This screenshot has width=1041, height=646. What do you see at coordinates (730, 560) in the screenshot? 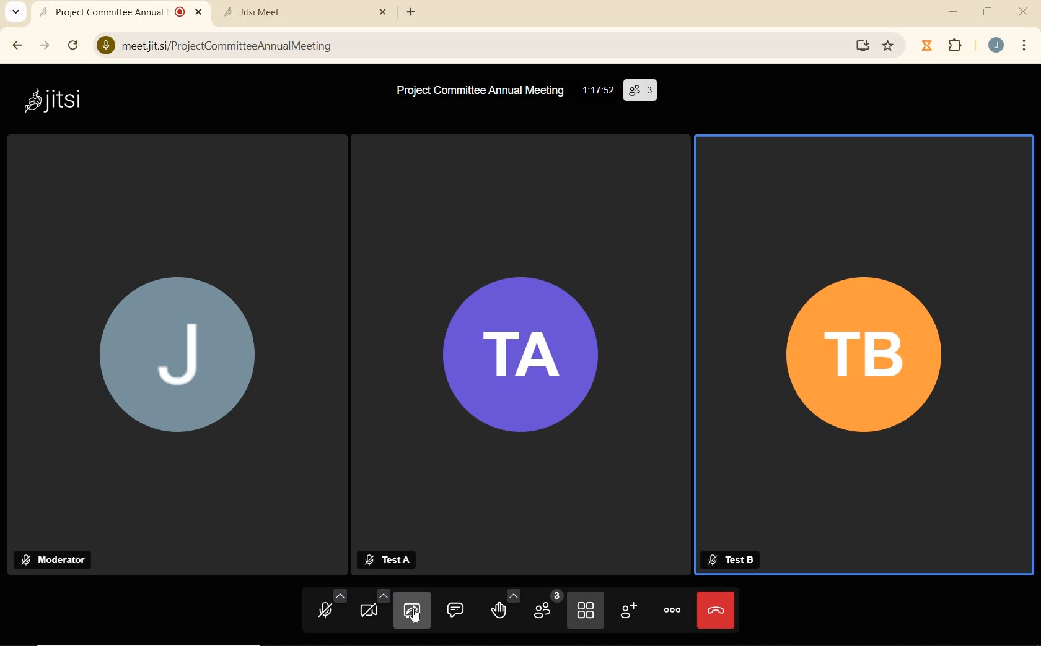
I see `Test B` at bounding box center [730, 560].